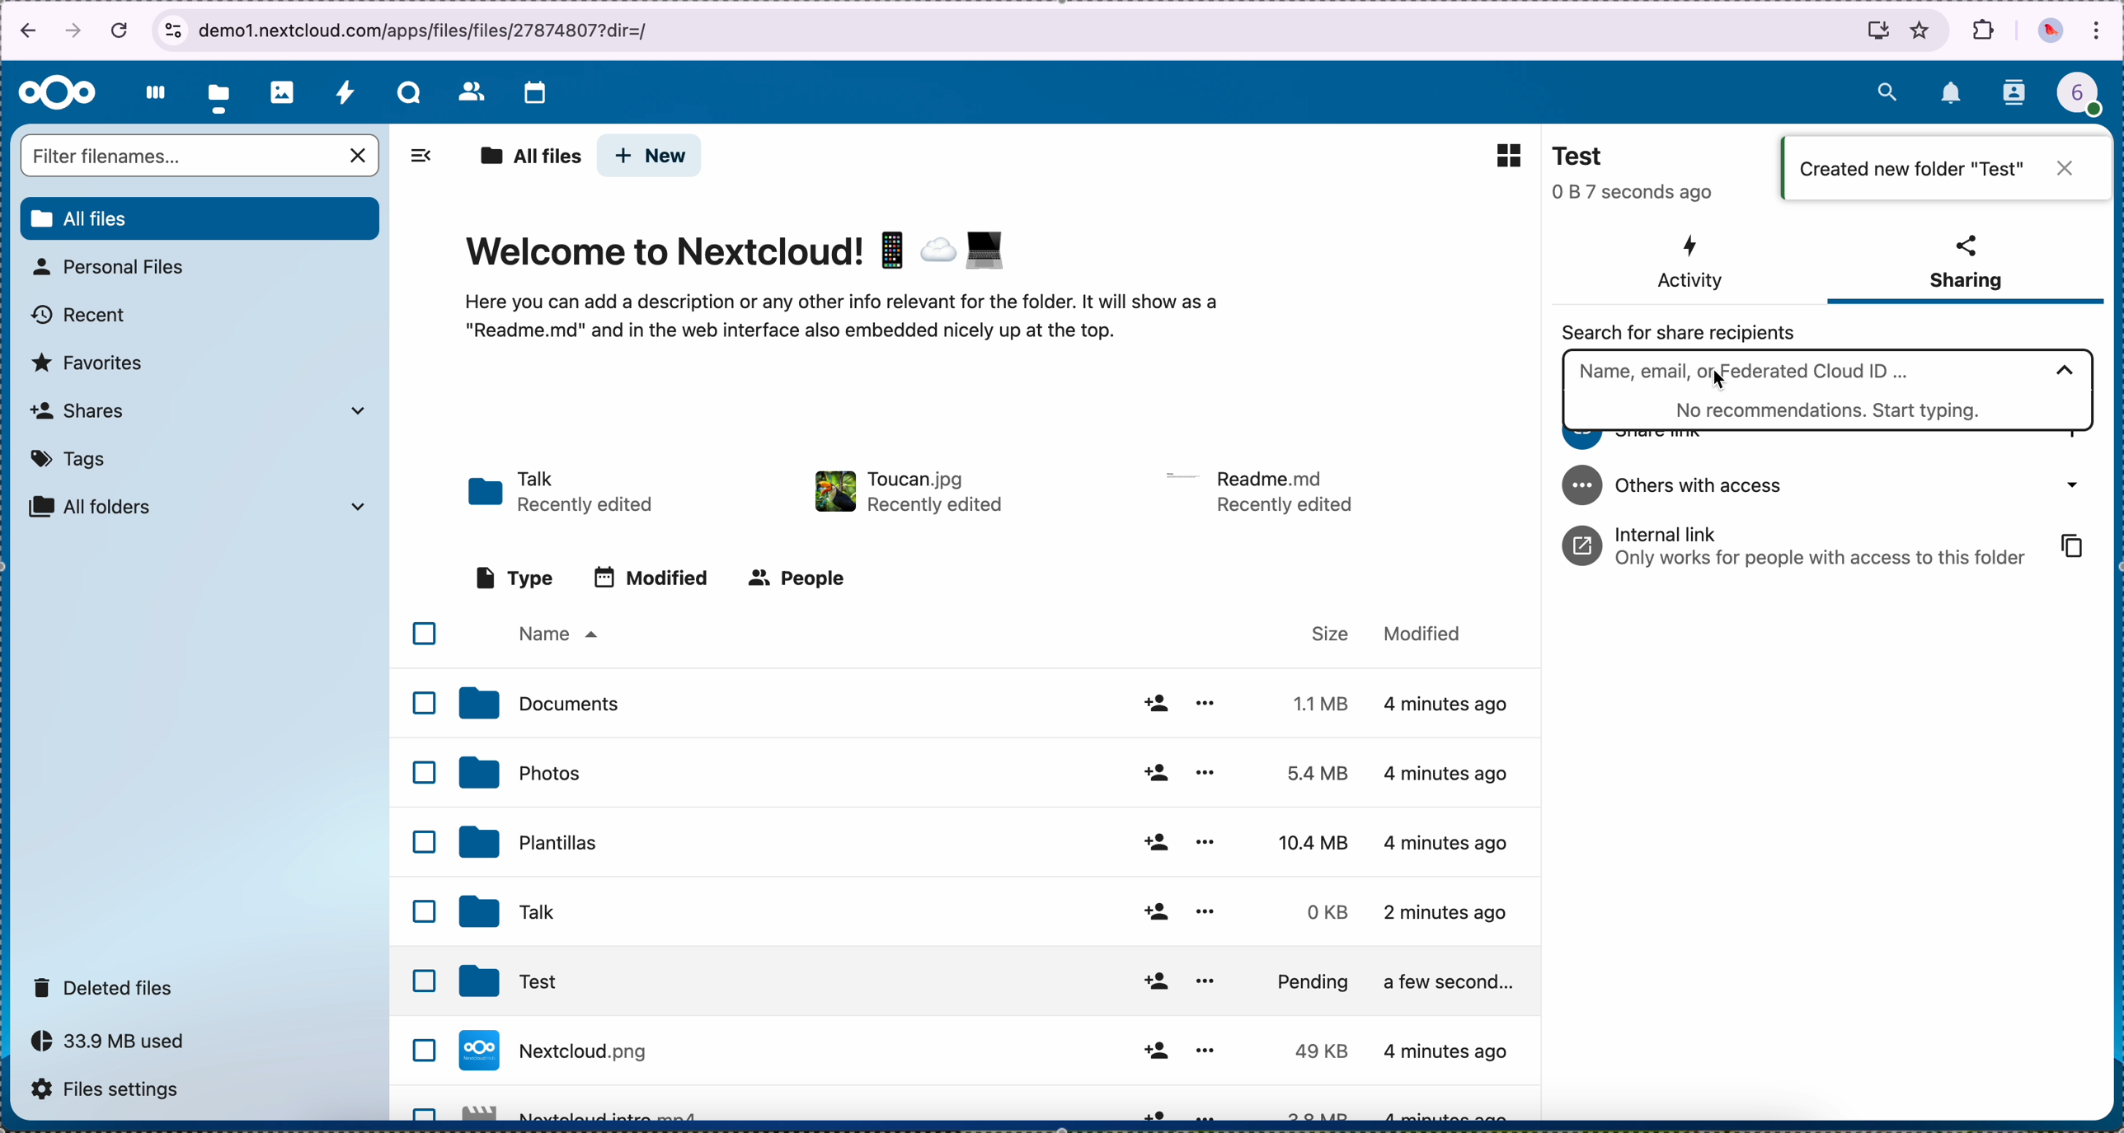 The image size is (2124, 1133). What do you see at coordinates (534, 95) in the screenshot?
I see `calendar` at bounding box center [534, 95].